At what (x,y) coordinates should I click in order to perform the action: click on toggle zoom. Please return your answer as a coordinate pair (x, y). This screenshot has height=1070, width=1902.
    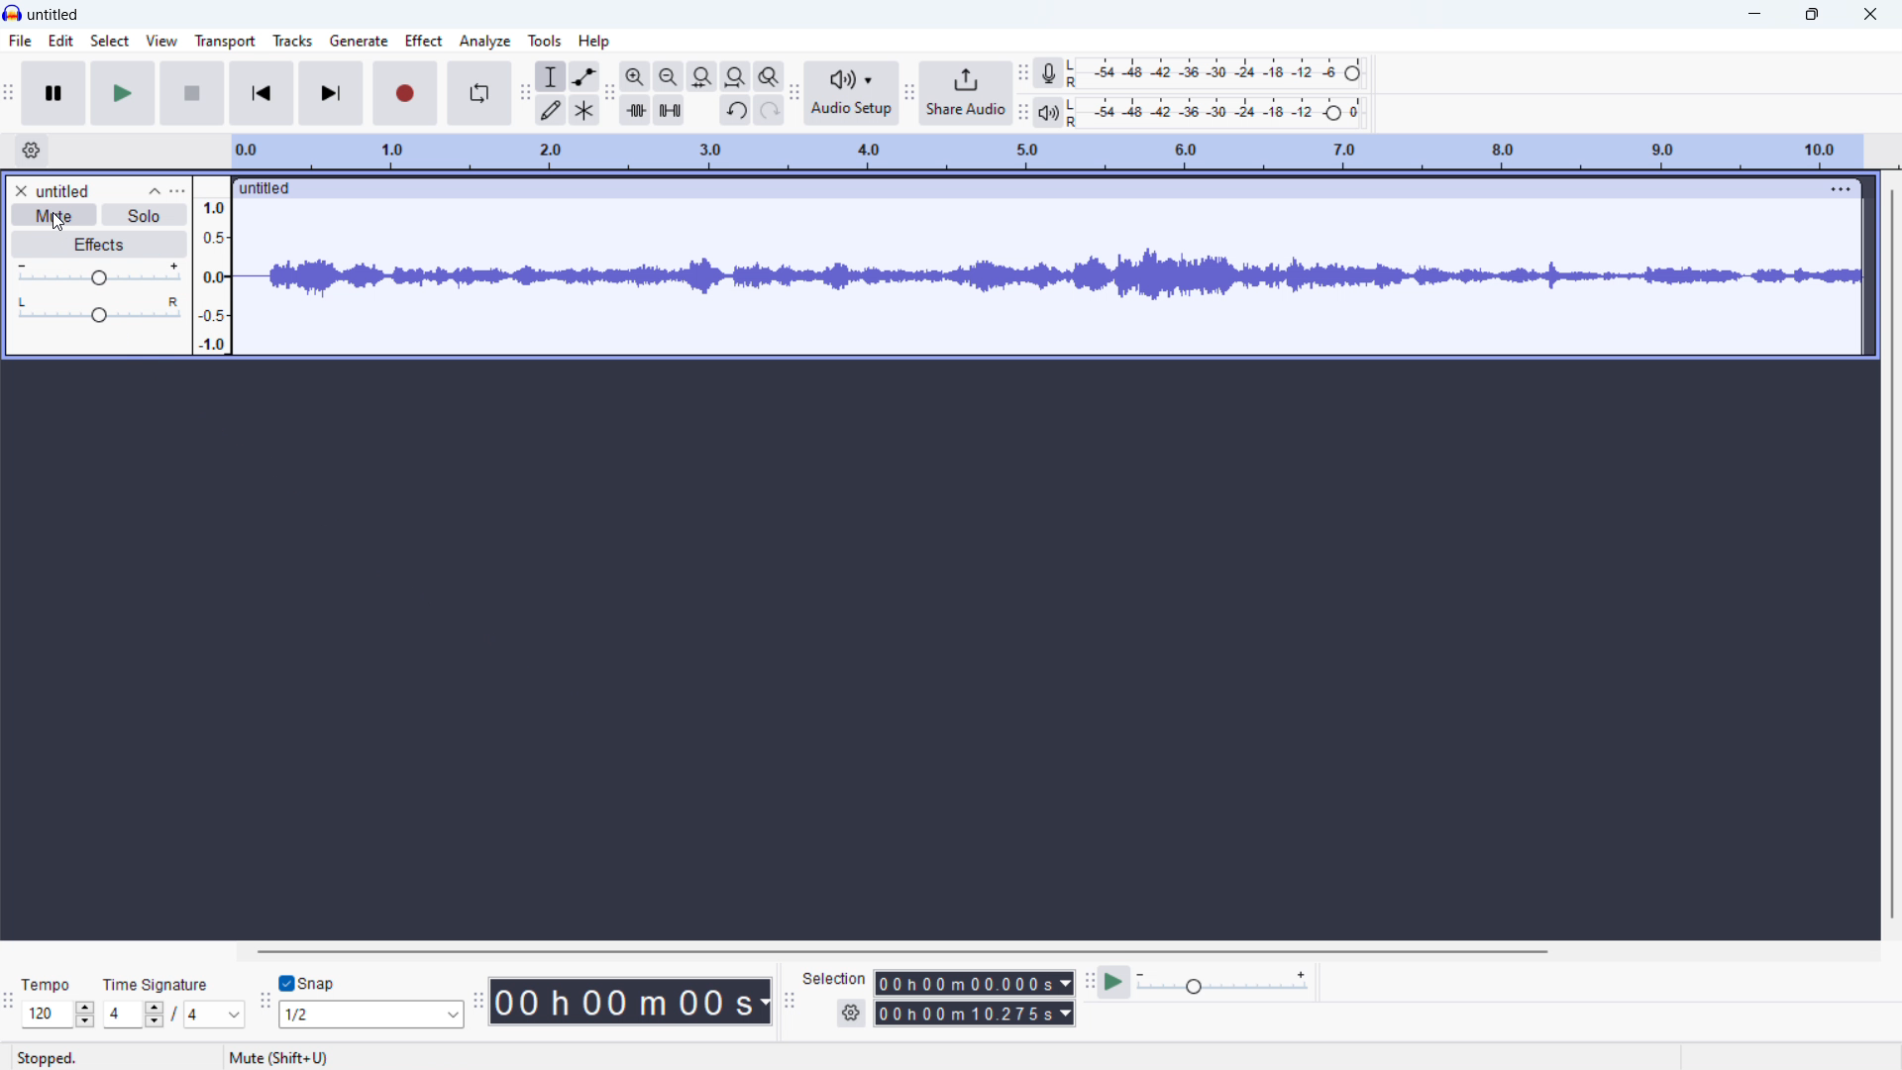
    Looking at the image, I should click on (769, 77).